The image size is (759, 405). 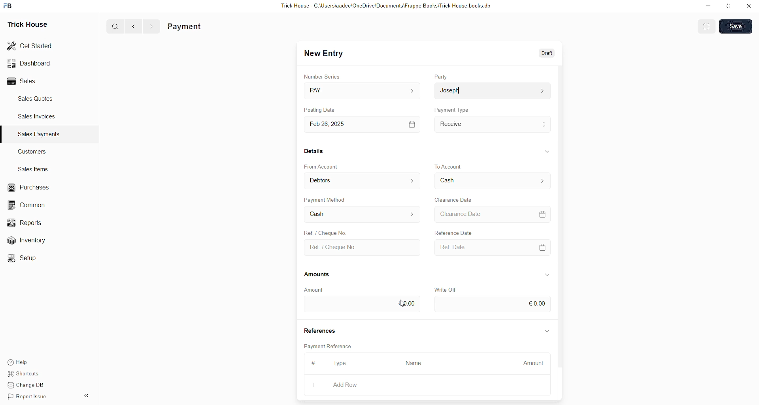 What do you see at coordinates (364, 125) in the screenshot?
I see `Feb 26, 2025` at bounding box center [364, 125].